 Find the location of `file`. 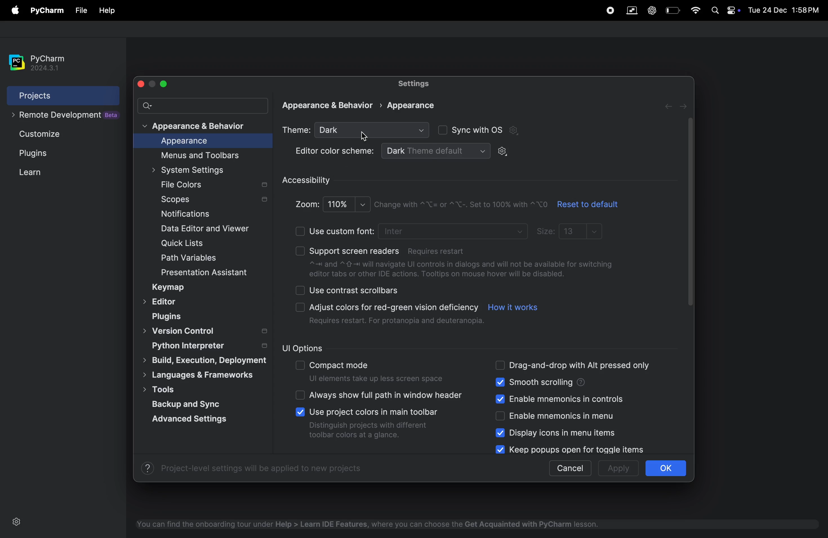

file is located at coordinates (107, 11).